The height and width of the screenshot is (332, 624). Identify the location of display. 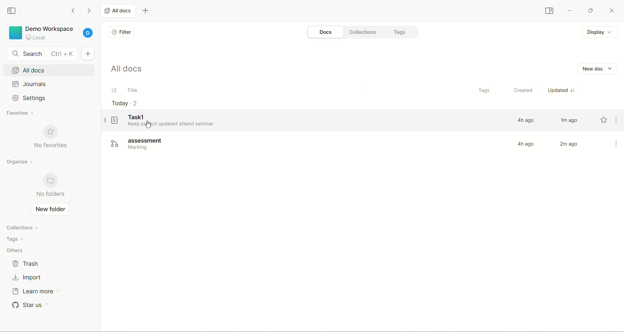
(596, 31).